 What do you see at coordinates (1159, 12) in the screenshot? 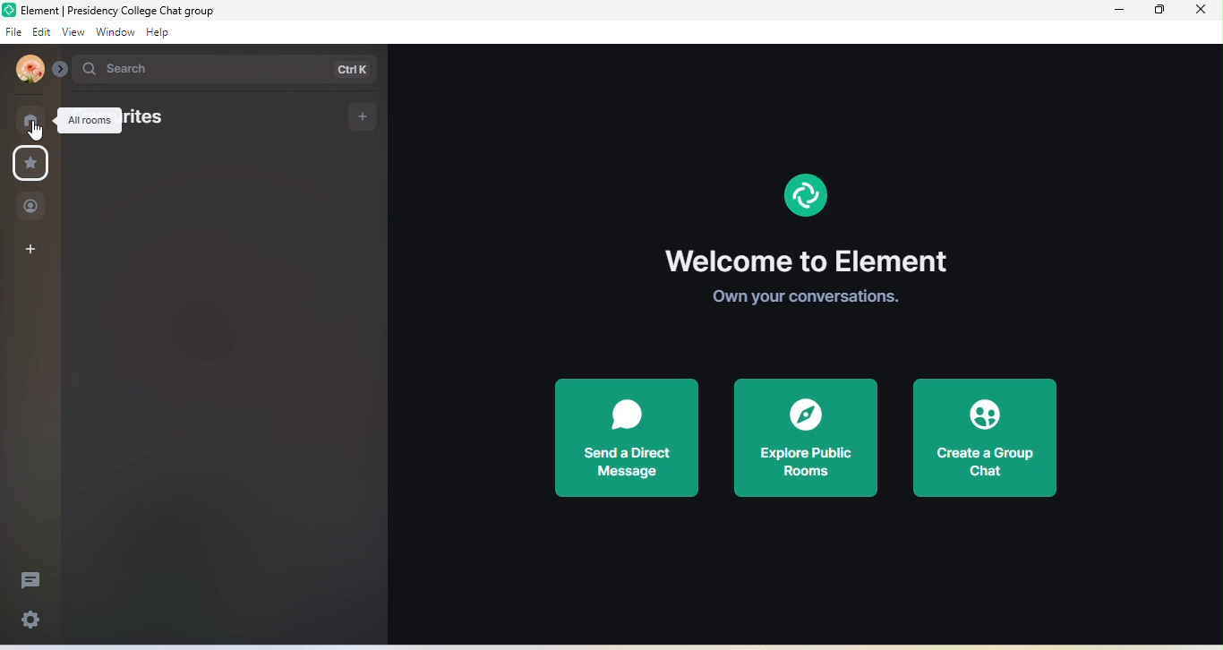
I see `maximize` at bounding box center [1159, 12].